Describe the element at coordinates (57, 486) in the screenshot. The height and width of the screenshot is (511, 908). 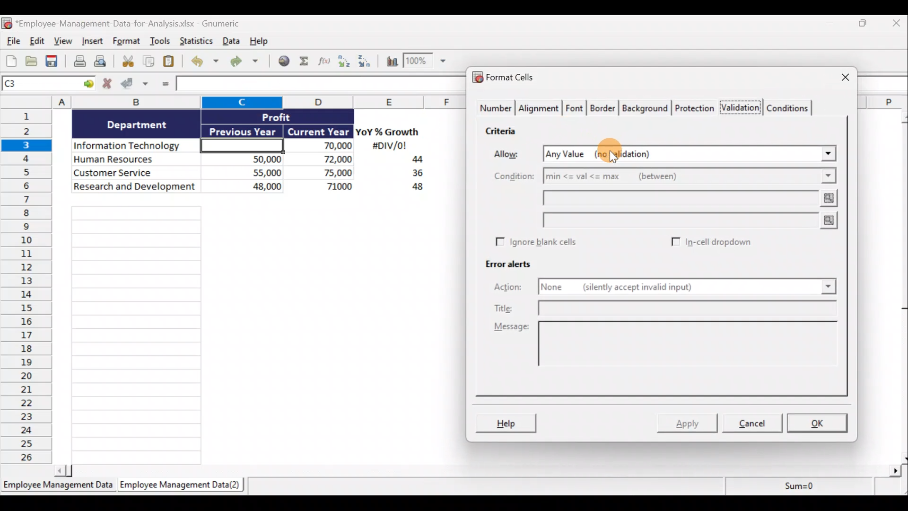
I see `Employee Management Data` at that location.